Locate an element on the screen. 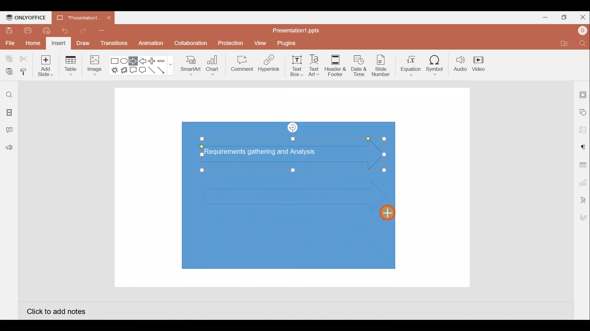 This screenshot has width=590, height=331. Arrow is located at coordinates (165, 70).